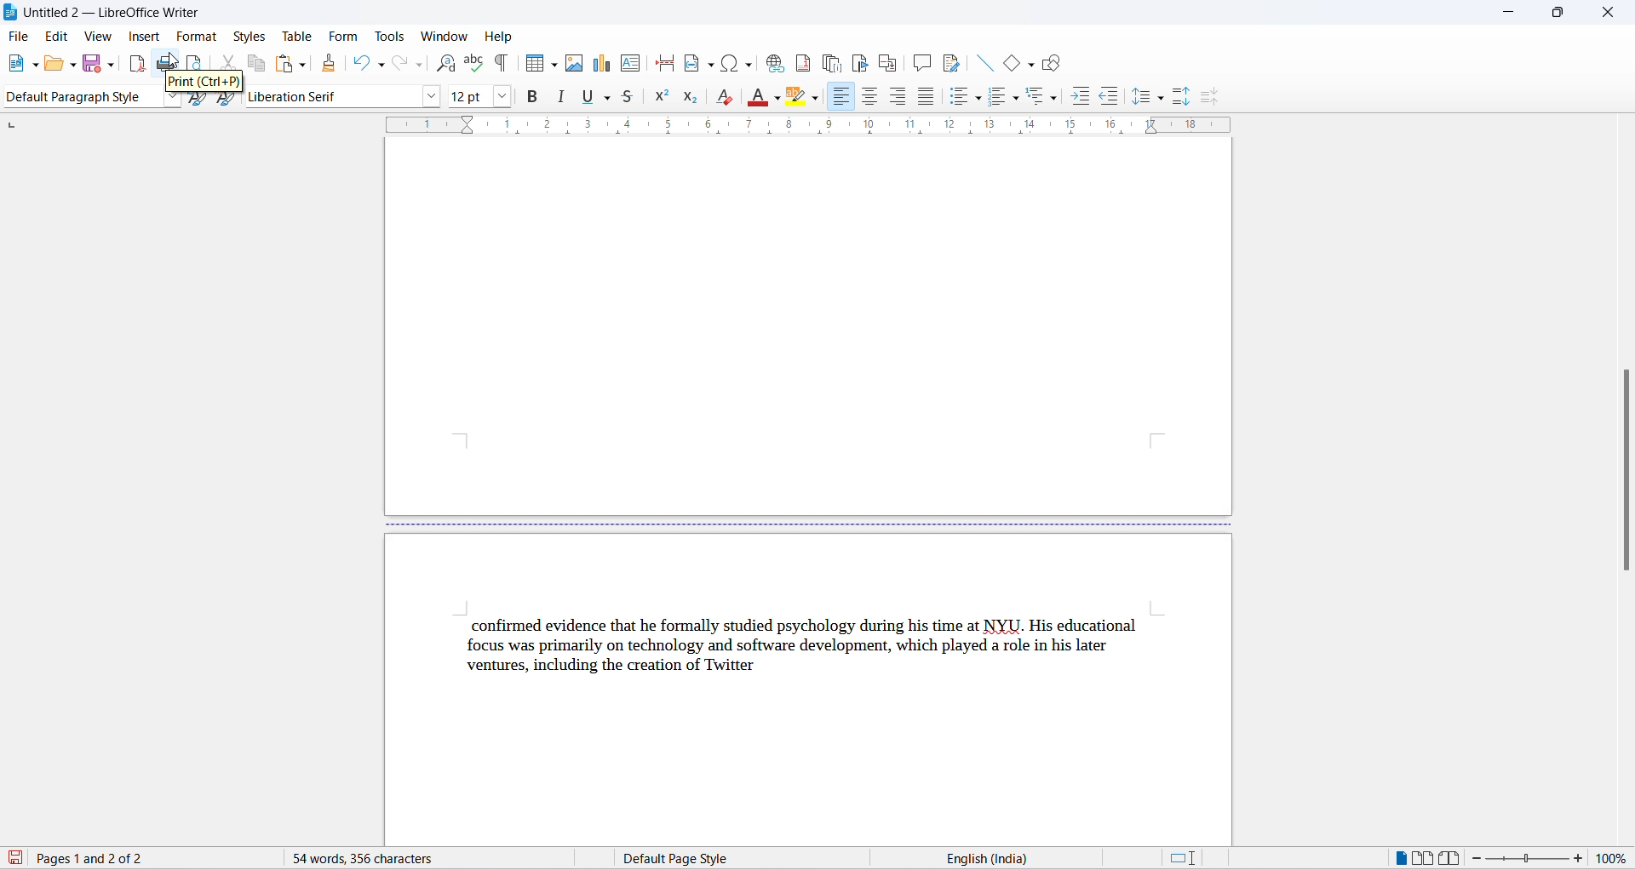 This screenshot has width=1635, height=870. What do you see at coordinates (281, 64) in the screenshot?
I see `paste` at bounding box center [281, 64].